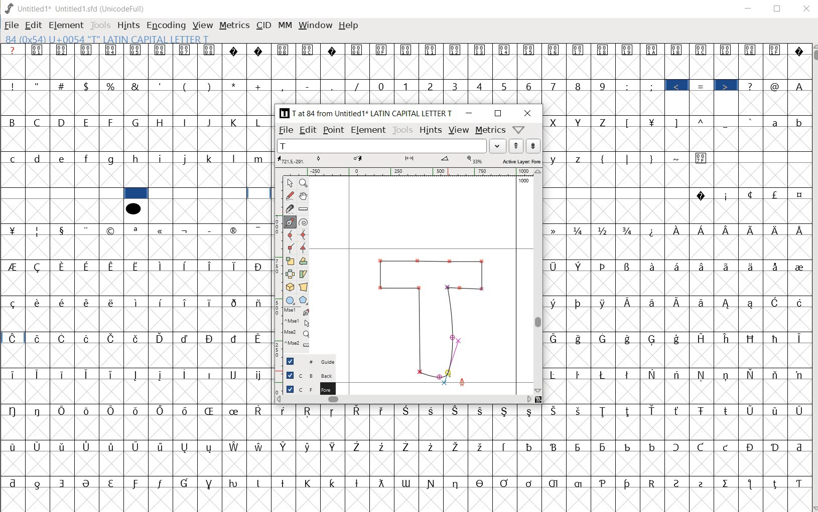 The image size is (818, 512). What do you see at coordinates (798, 51) in the screenshot?
I see `Symbol` at bounding box center [798, 51].